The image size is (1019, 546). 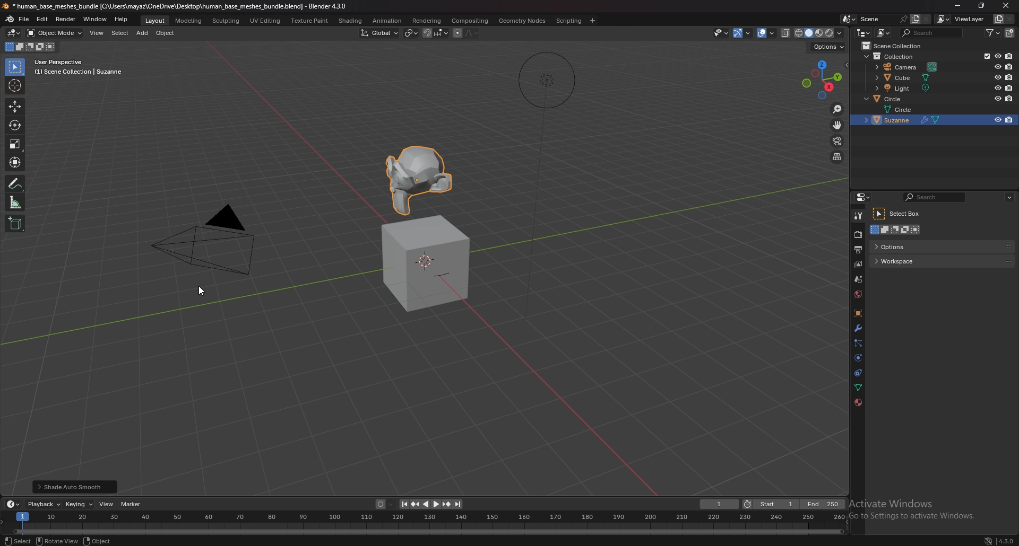 I want to click on editor type, so click(x=863, y=197).